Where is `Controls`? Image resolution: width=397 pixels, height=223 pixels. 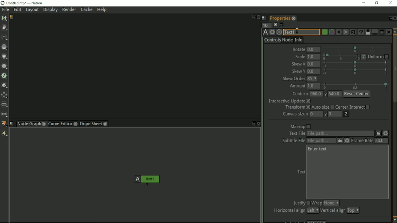
Controls is located at coordinates (272, 40).